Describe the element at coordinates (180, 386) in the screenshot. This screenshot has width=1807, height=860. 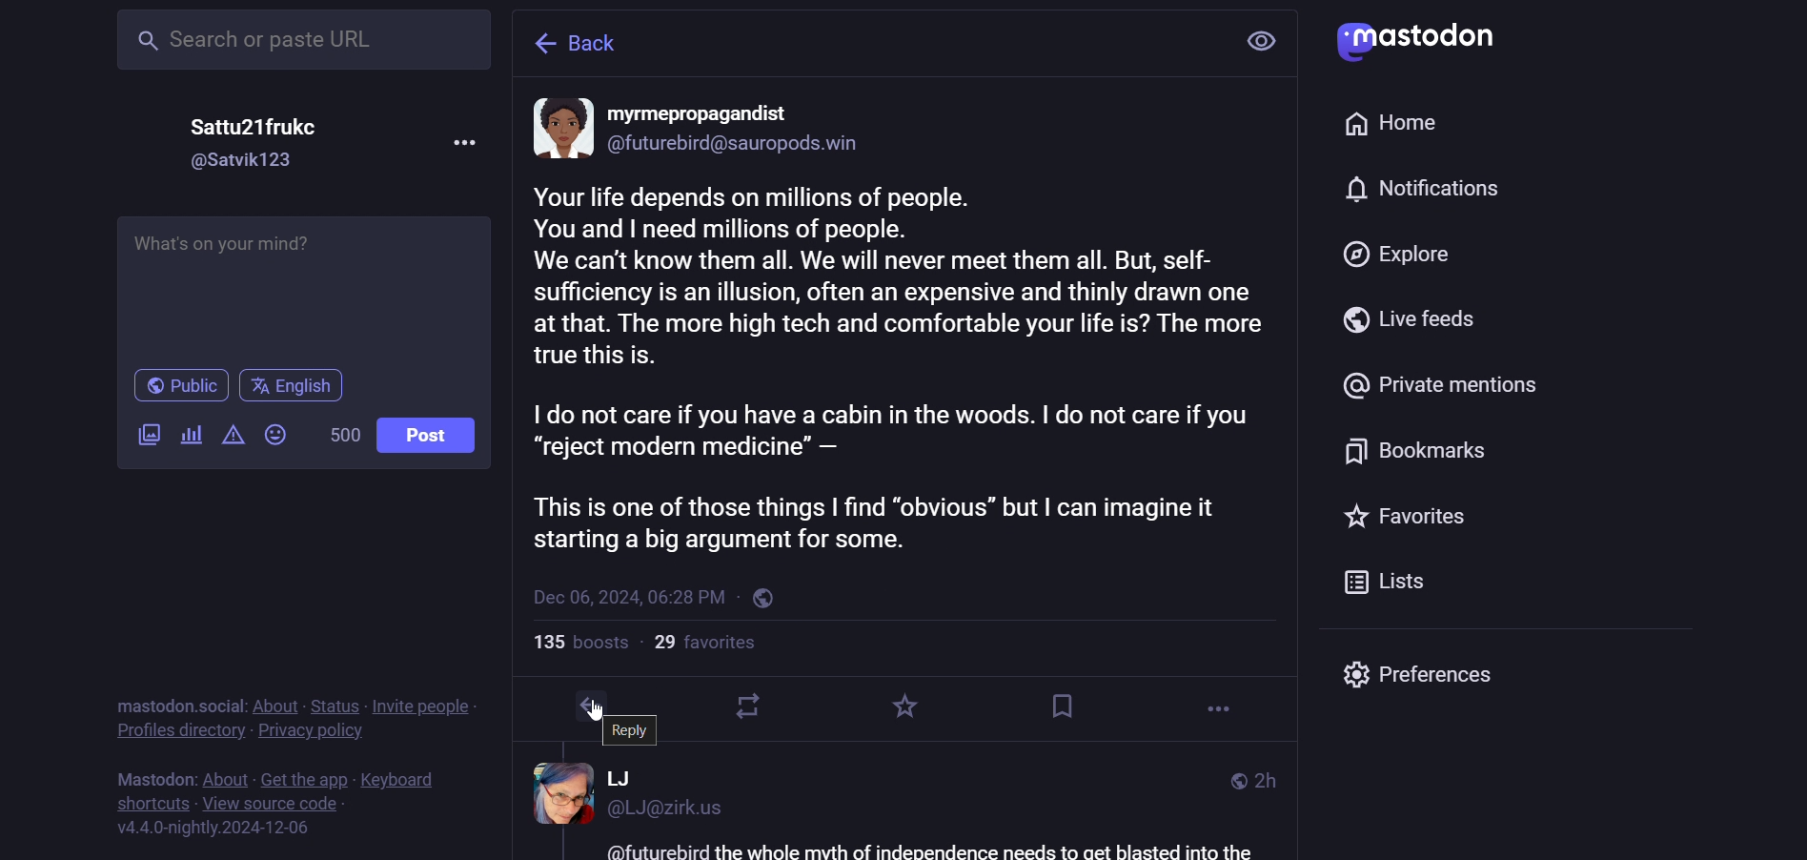
I see `public` at that location.